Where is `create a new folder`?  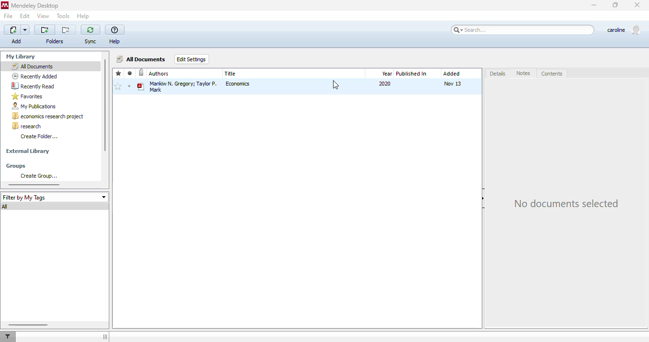 create a new folder is located at coordinates (45, 30).